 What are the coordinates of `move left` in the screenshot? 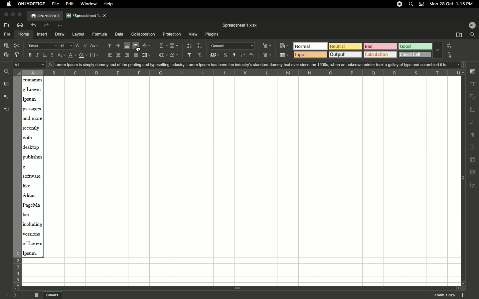 It's located at (15, 288).